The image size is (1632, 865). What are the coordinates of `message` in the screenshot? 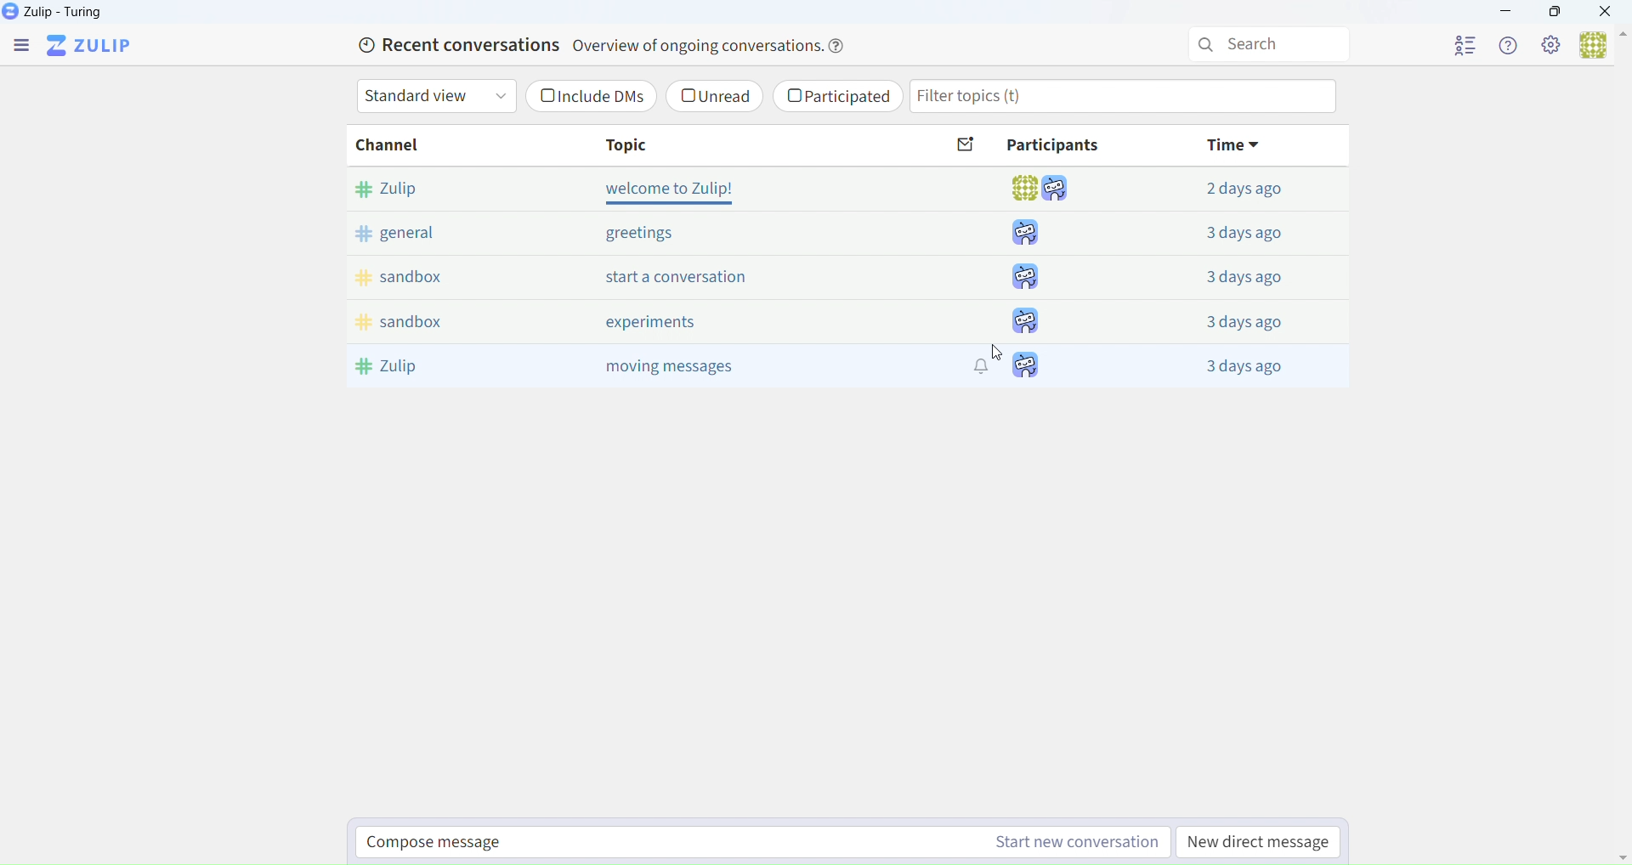 It's located at (967, 145).